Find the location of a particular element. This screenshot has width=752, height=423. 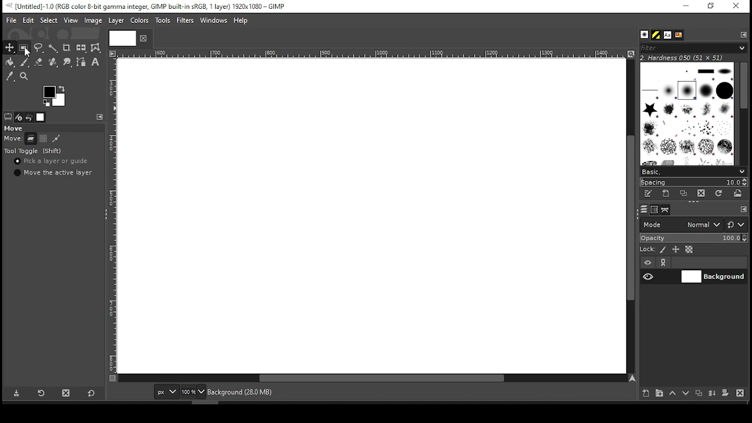

color picker tool is located at coordinates (9, 78).